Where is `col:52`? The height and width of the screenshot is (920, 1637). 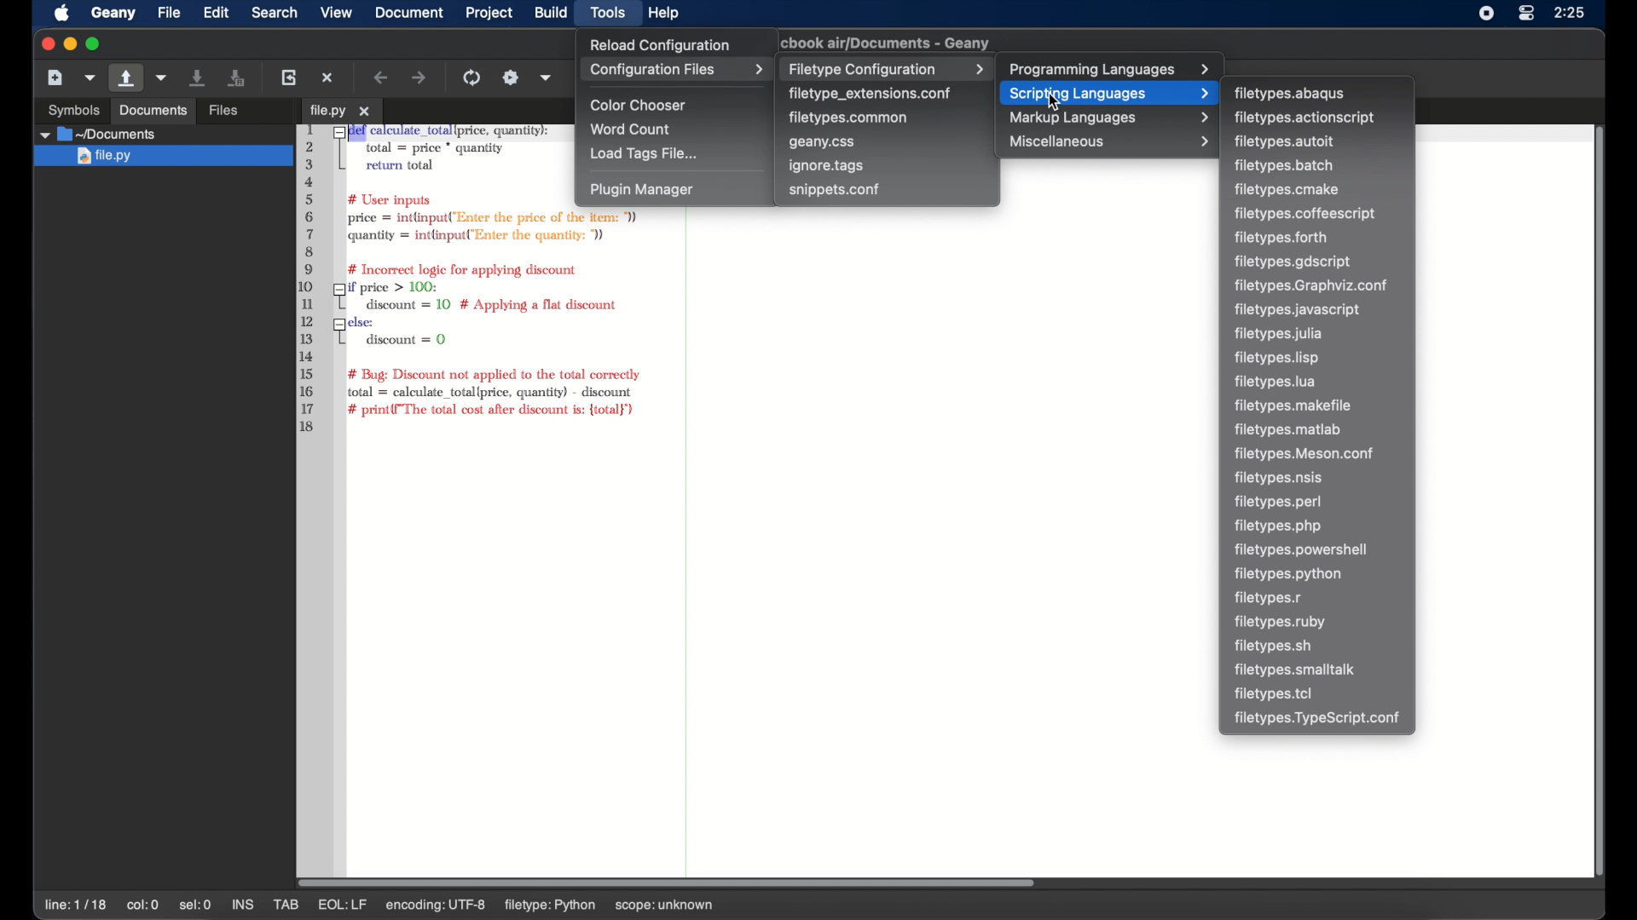
col:52 is located at coordinates (145, 906).